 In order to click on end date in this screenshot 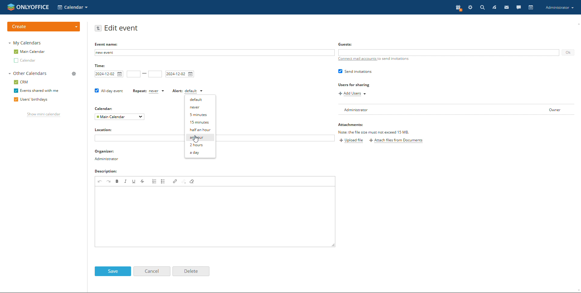, I will do `click(180, 74)`.